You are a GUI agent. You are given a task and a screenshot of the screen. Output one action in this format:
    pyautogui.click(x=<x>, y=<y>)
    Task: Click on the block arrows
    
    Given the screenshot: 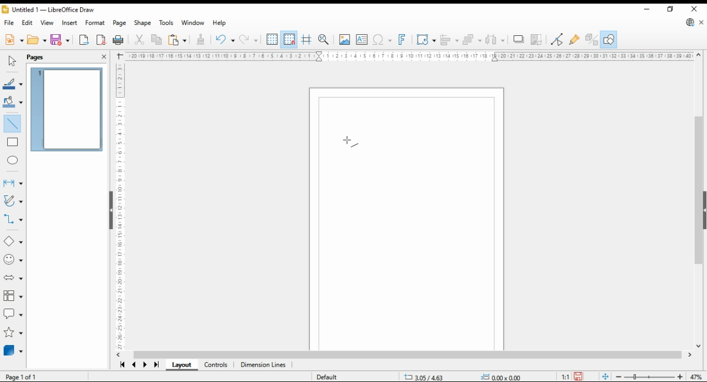 What is the action you would take?
    pyautogui.click(x=13, y=278)
    